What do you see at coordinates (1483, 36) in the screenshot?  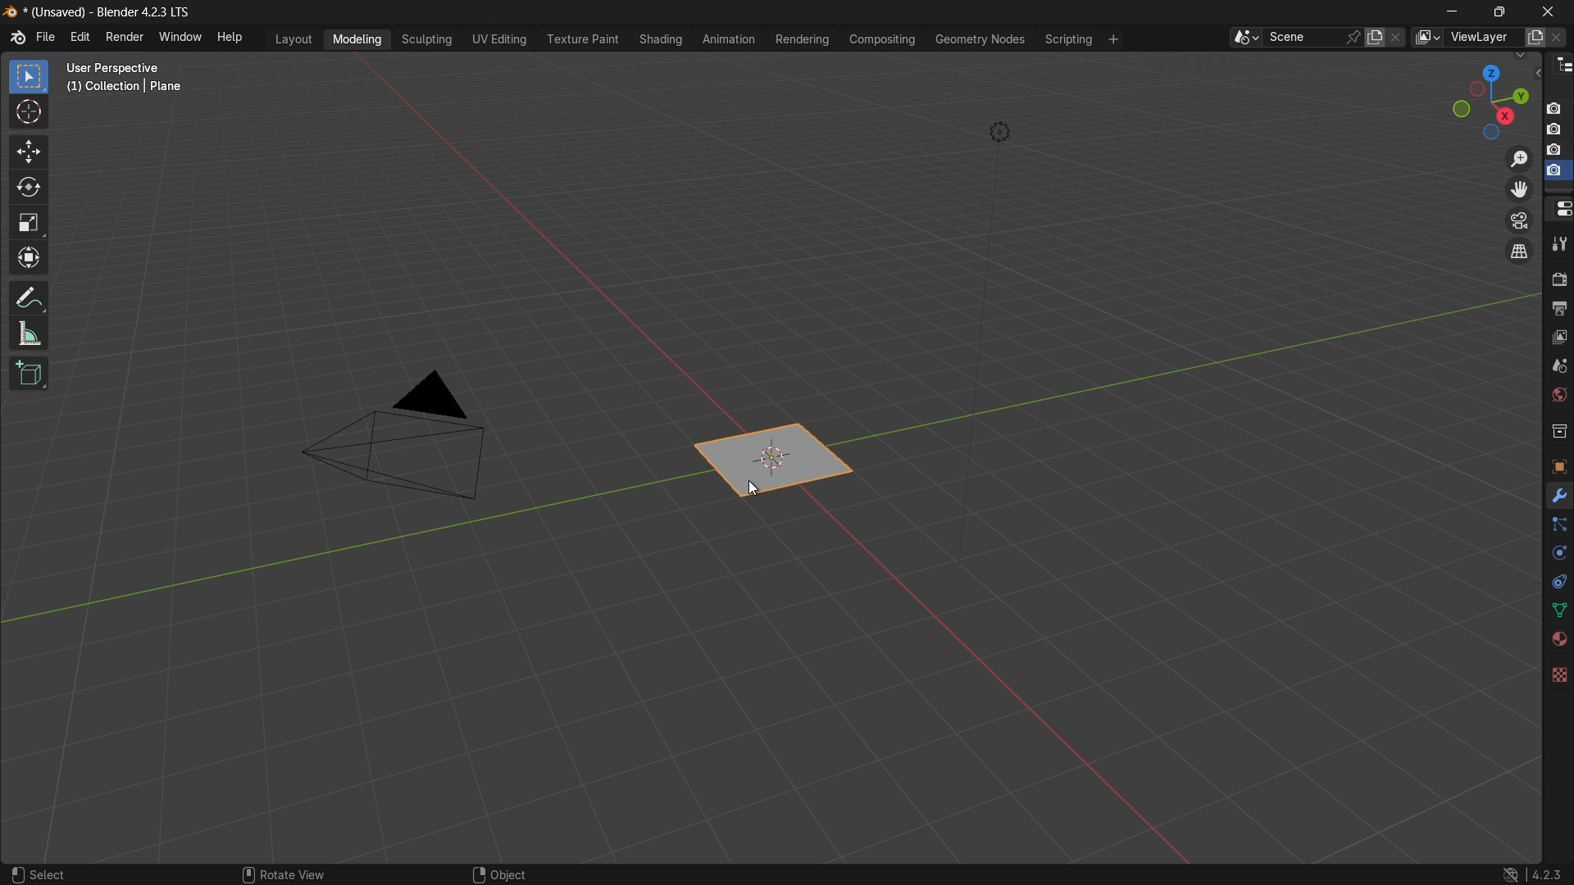 I see `view layer name` at bounding box center [1483, 36].